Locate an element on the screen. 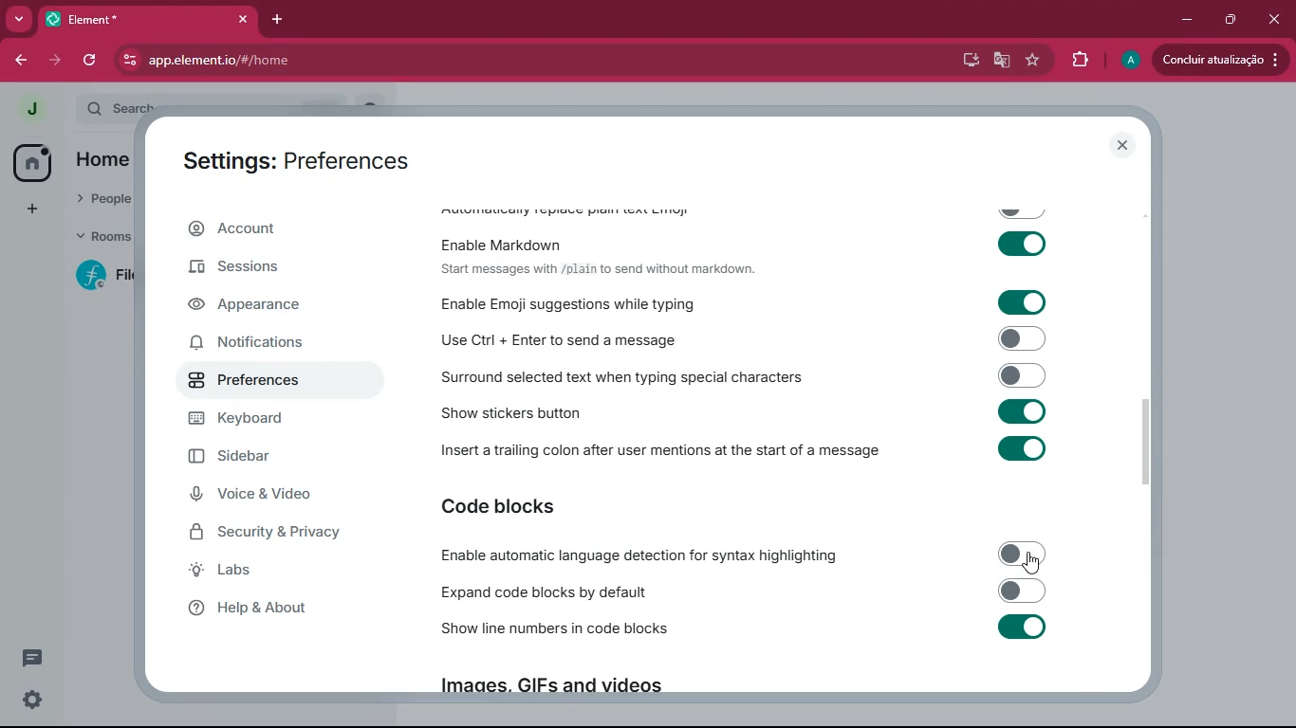  account is located at coordinates (275, 229).